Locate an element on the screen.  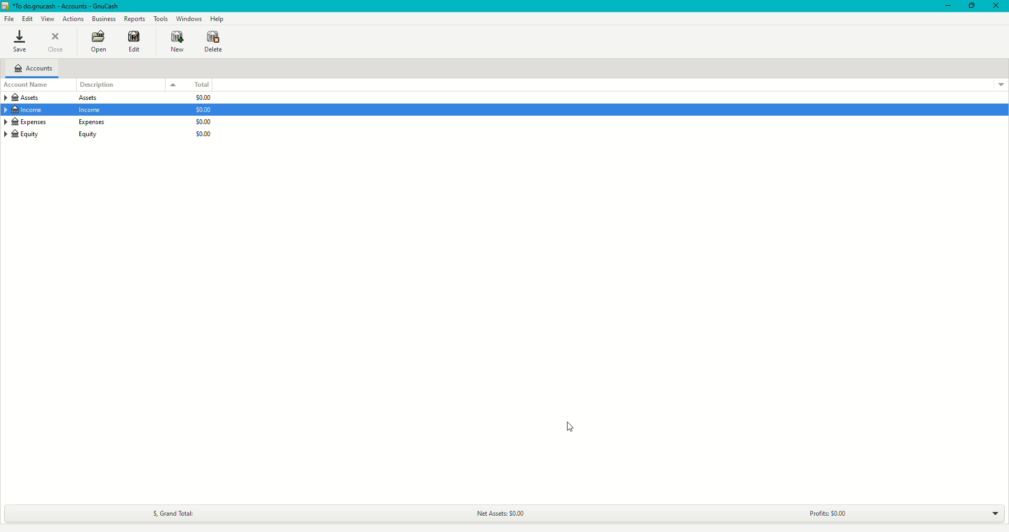
View is located at coordinates (49, 19).